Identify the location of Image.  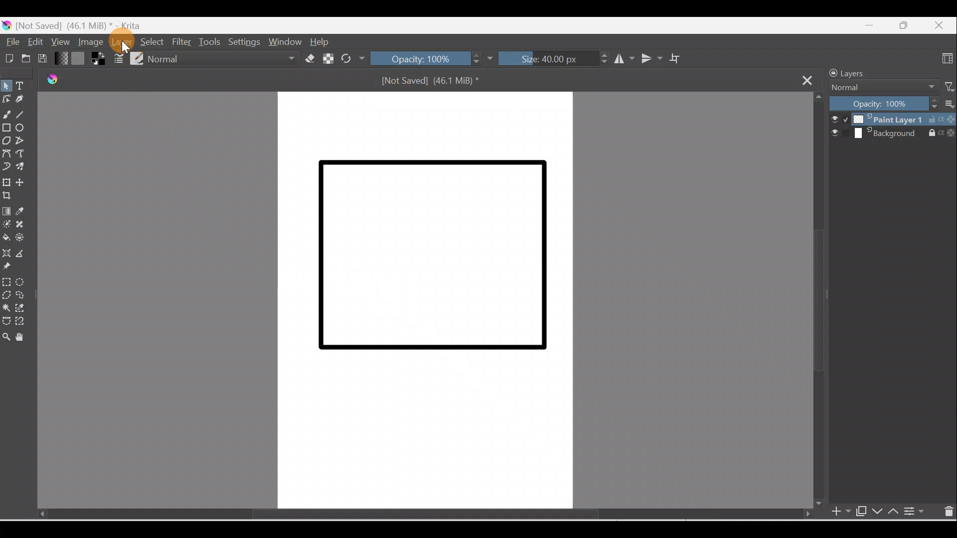
(89, 42).